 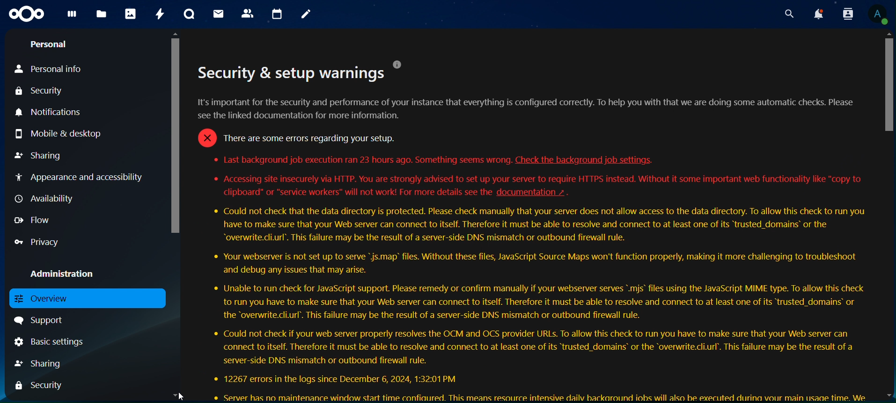 What do you see at coordinates (64, 272) in the screenshot?
I see `administration` at bounding box center [64, 272].